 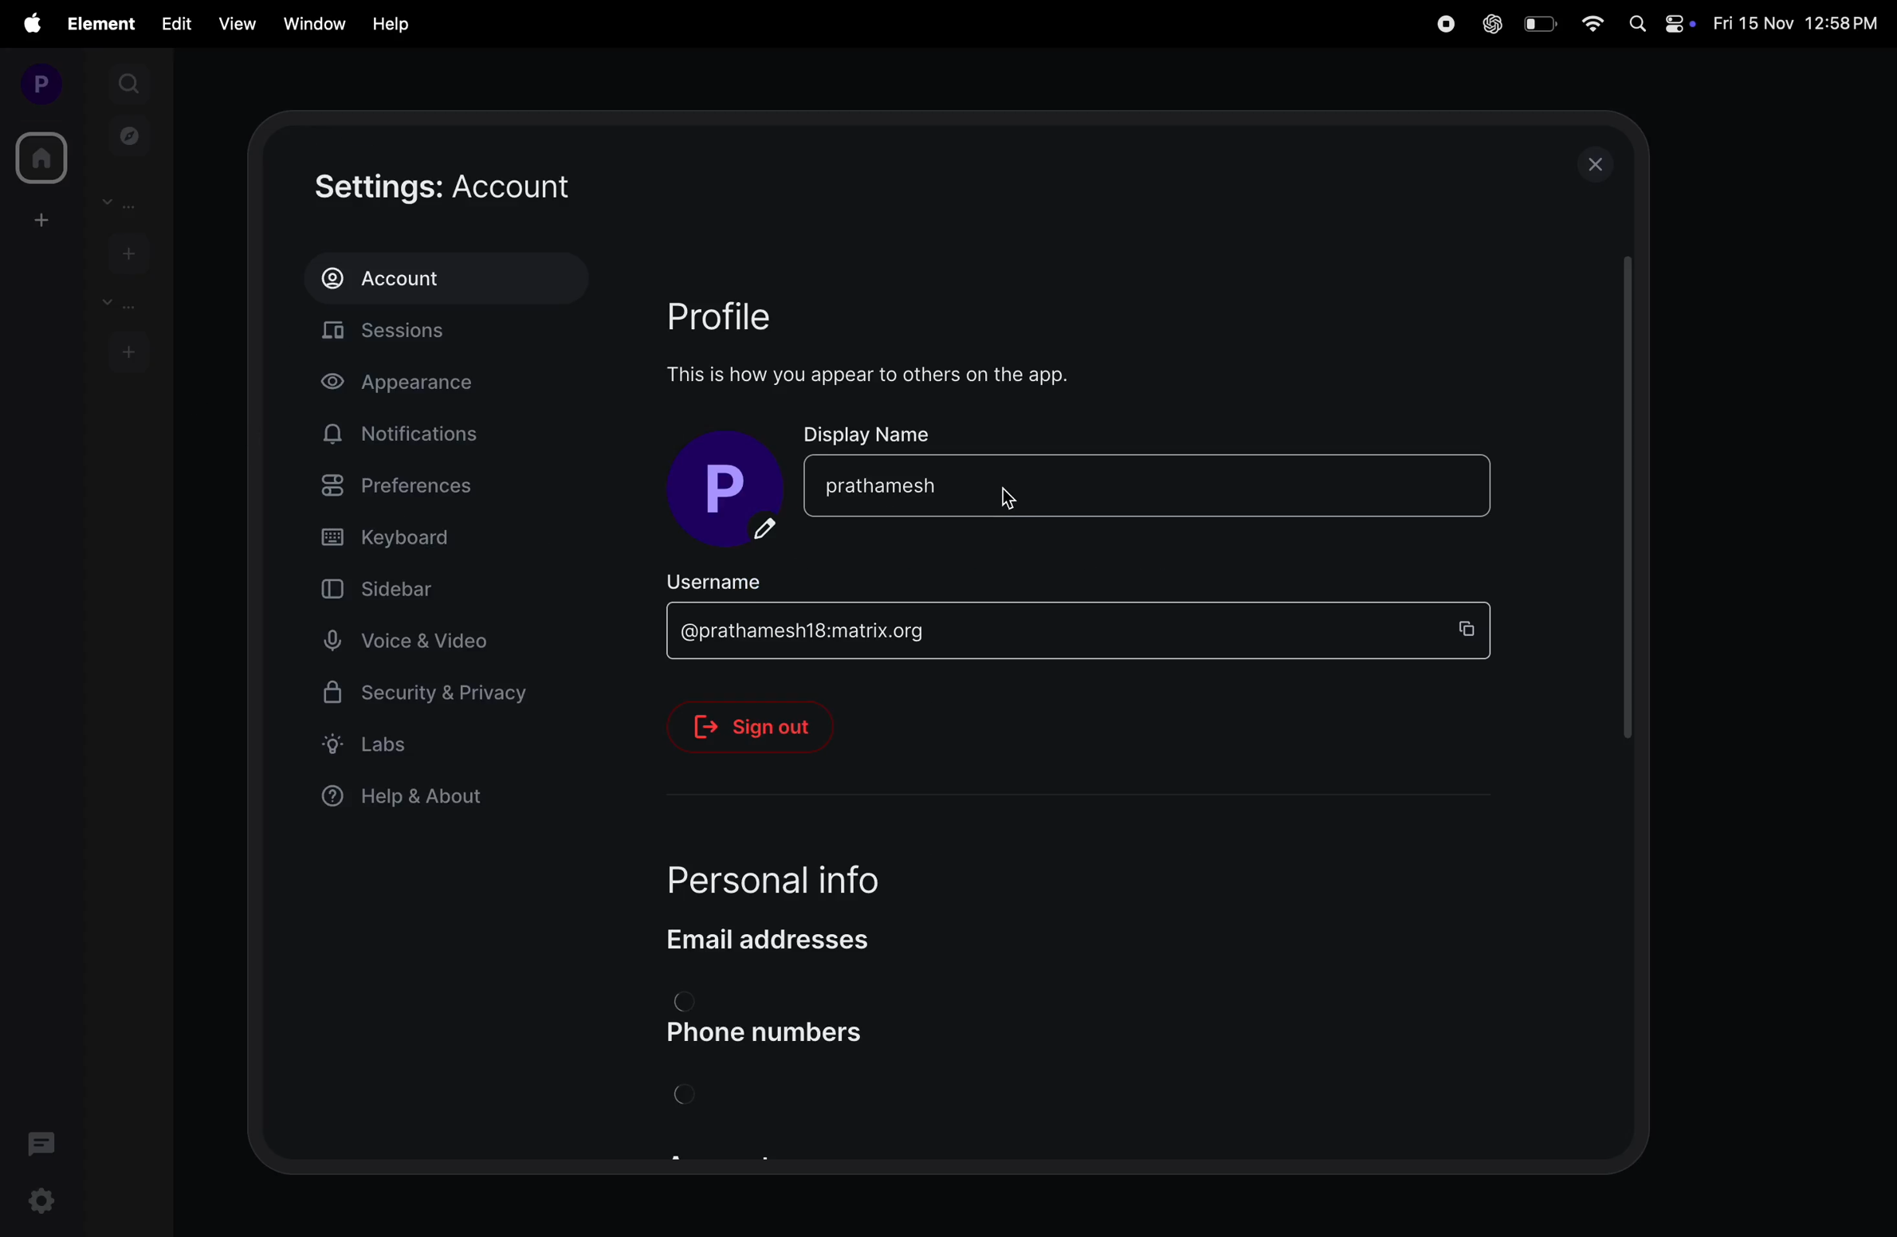 What do you see at coordinates (116, 304) in the screenshot?
I see `rooms` at bounding box center [116, 304].